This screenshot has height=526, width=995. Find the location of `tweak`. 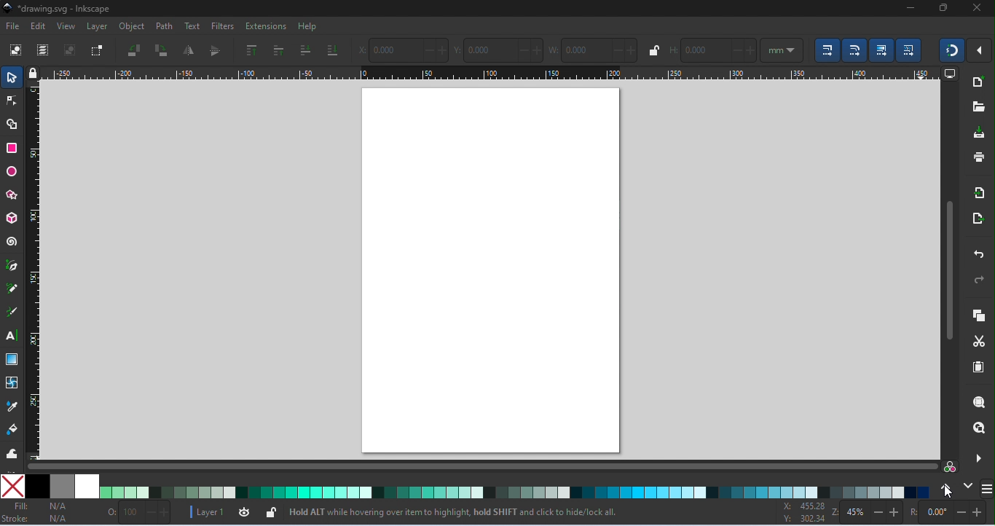

tweak is located at coordinates (12, 453).